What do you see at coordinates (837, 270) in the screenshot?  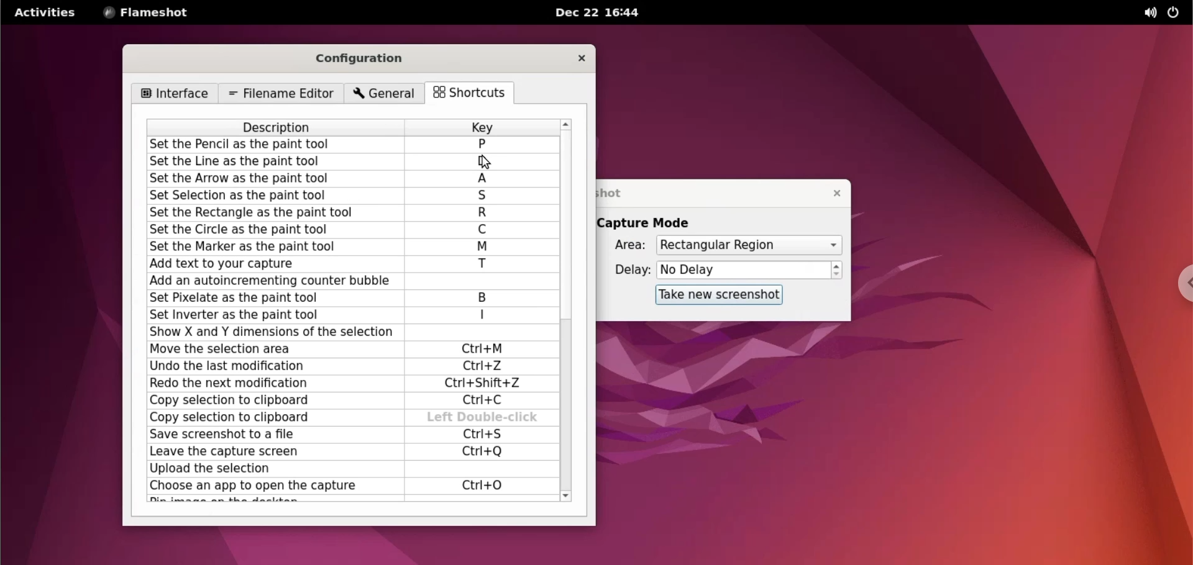 I see `increment or decrement delay ` at bounding box center [837, 270].